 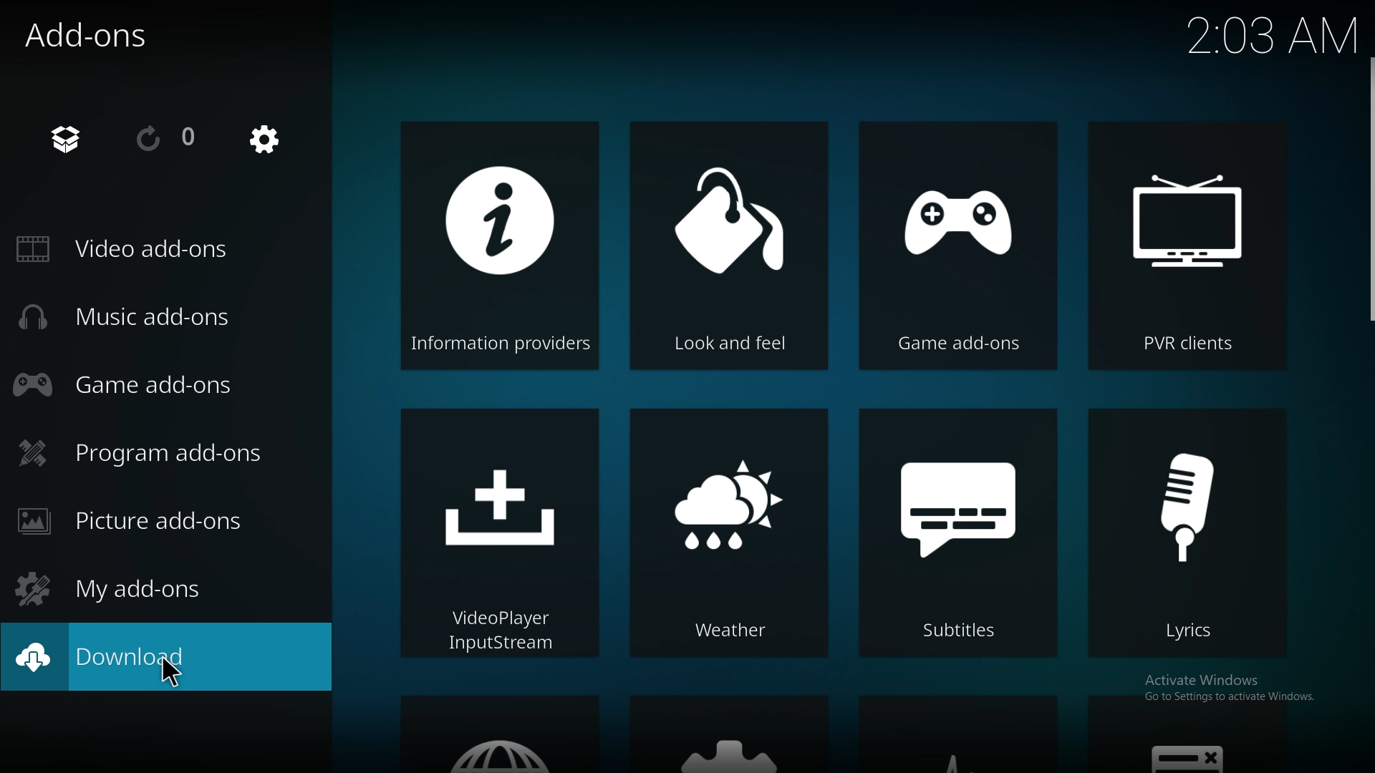 What do you see at coordinates (1272, 35) in the screenshot?
I see `time` at bounding box center [1272, 35].